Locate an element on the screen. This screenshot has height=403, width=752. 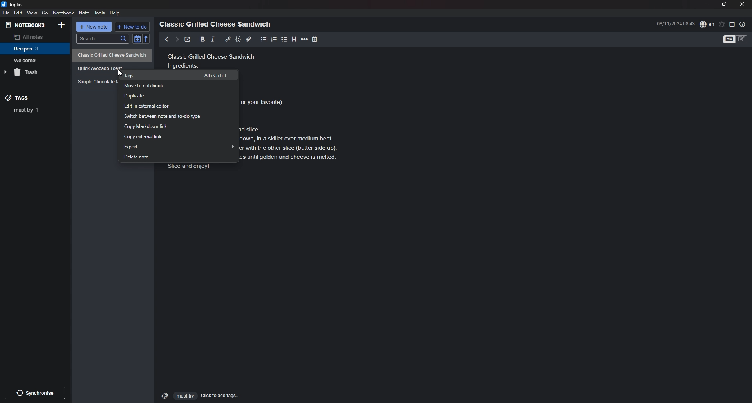
horizontal rule is located at coordinates (305, 39).